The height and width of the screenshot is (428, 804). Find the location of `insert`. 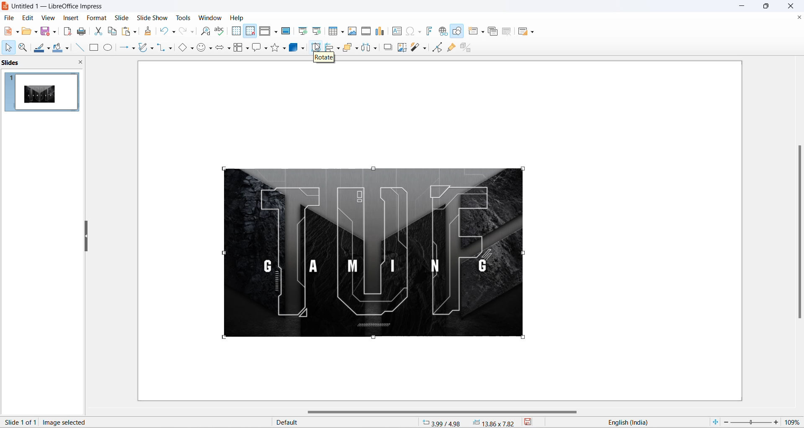

insert is located at coordinates (70, 18).